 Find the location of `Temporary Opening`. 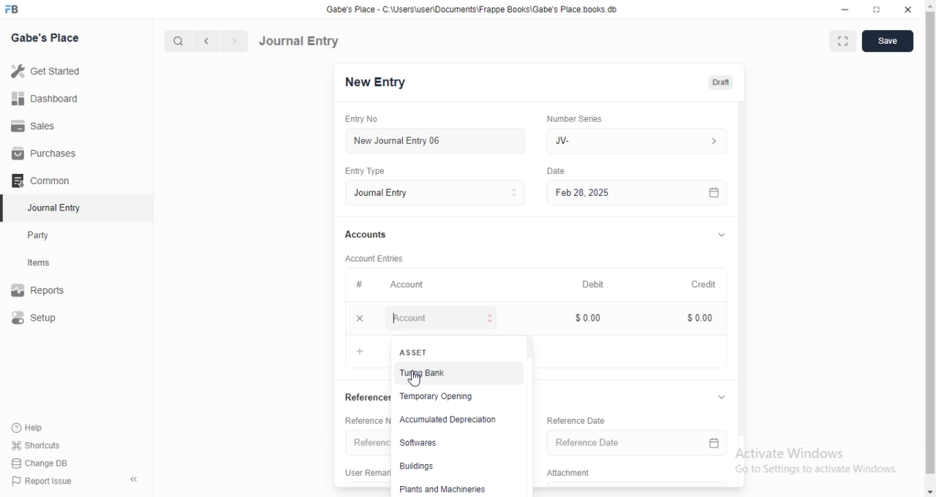

Temporary Opening is located at coordinates (456, 397).